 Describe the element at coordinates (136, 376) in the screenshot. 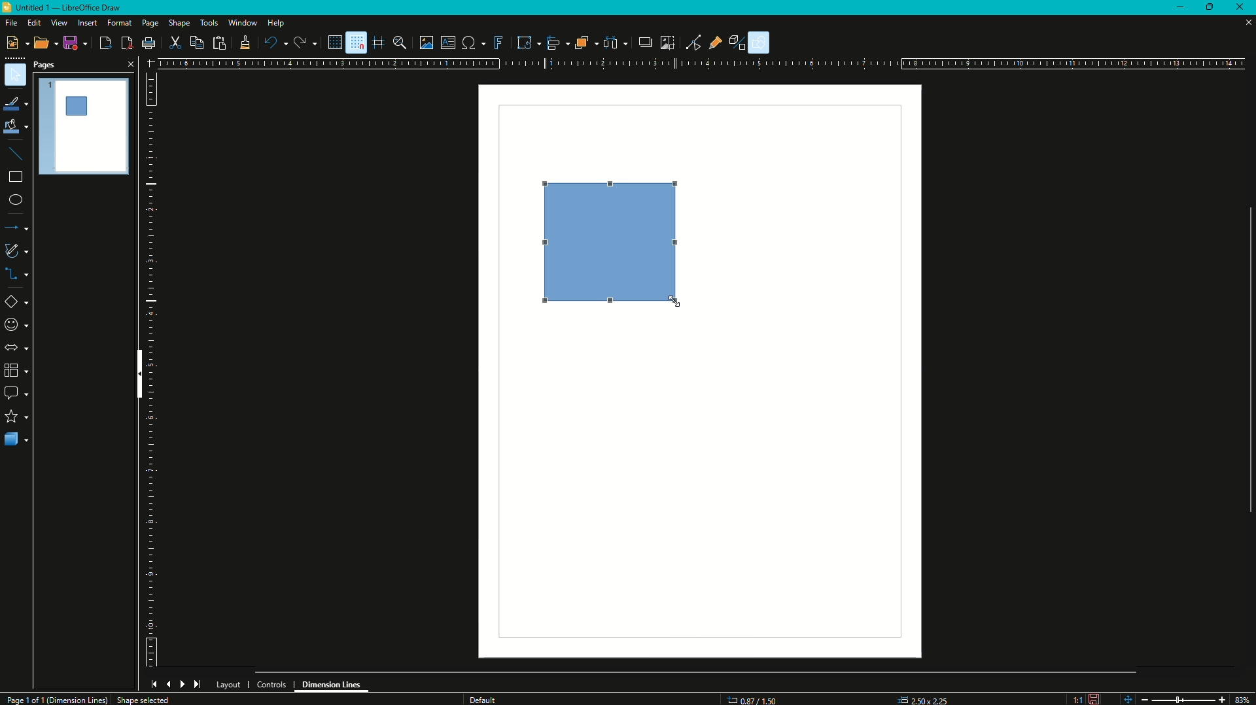

I see `Hide` at that location.